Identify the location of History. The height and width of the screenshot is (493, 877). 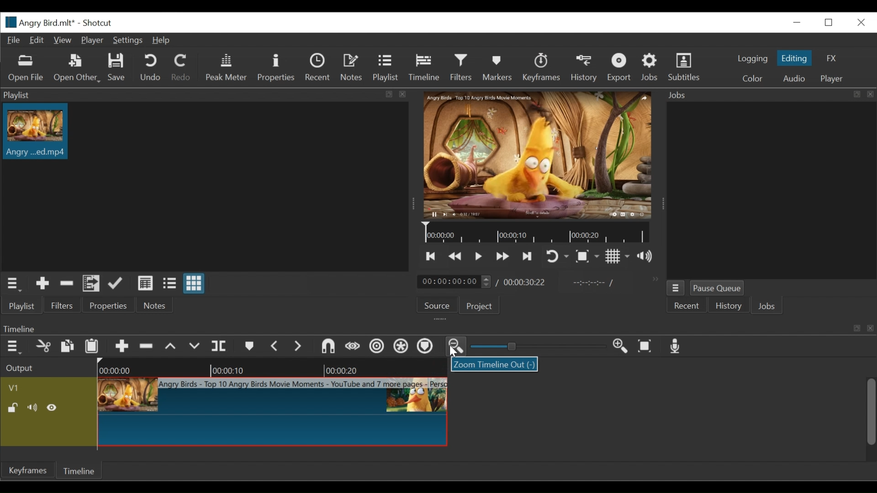
(728, 306).